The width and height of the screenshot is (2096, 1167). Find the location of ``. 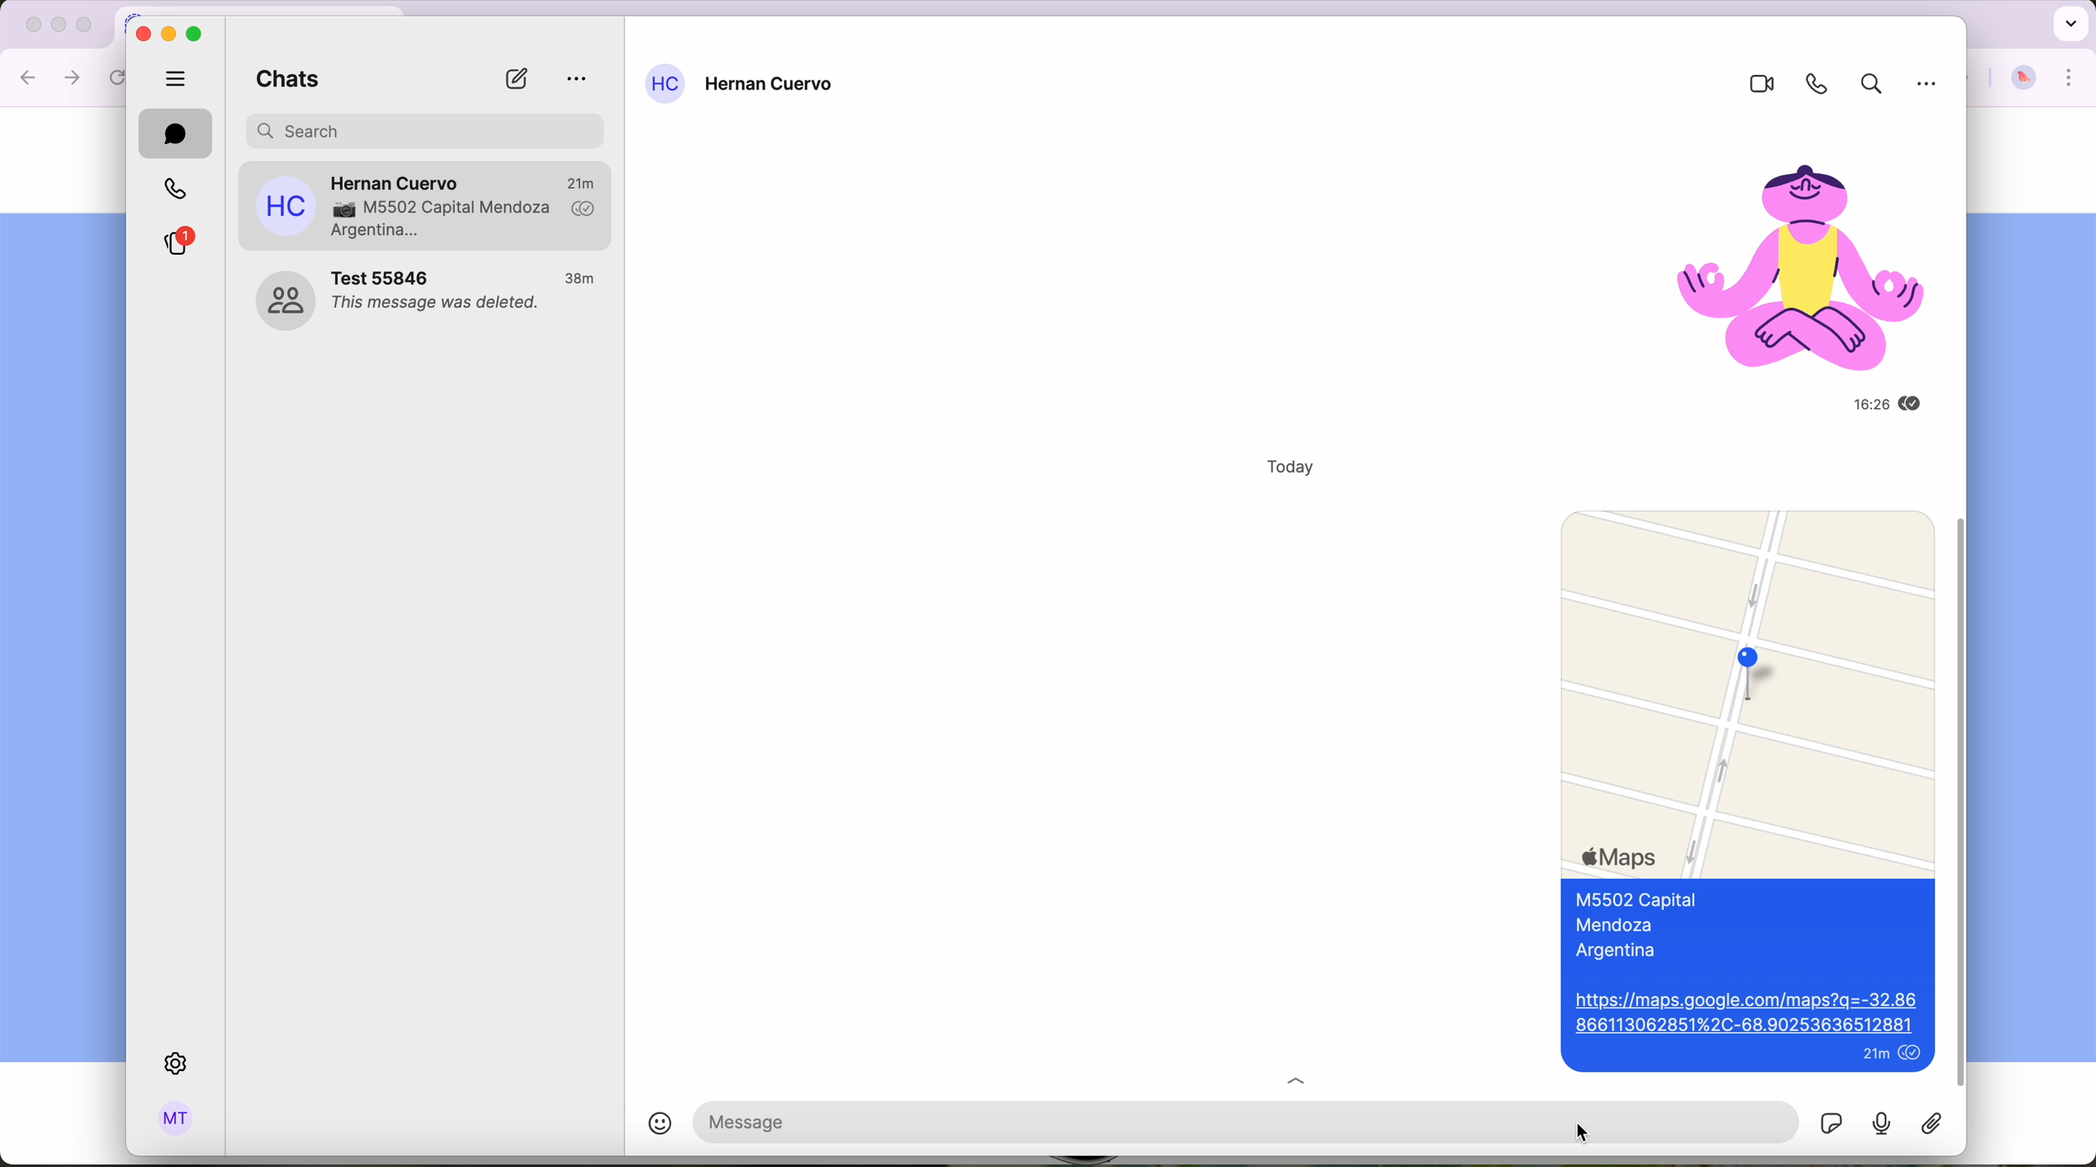

 is located at coordinates (1930, 90).